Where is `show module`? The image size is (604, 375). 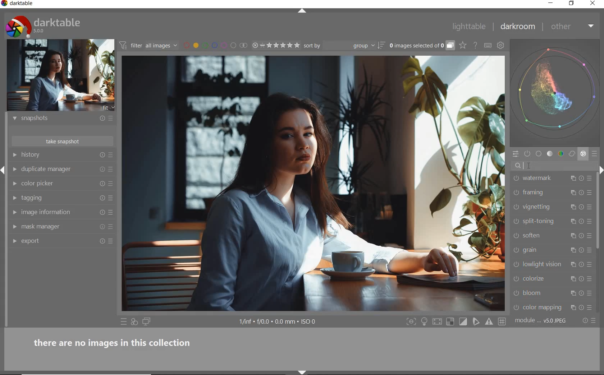 show module is located at coordinates (13, 198).